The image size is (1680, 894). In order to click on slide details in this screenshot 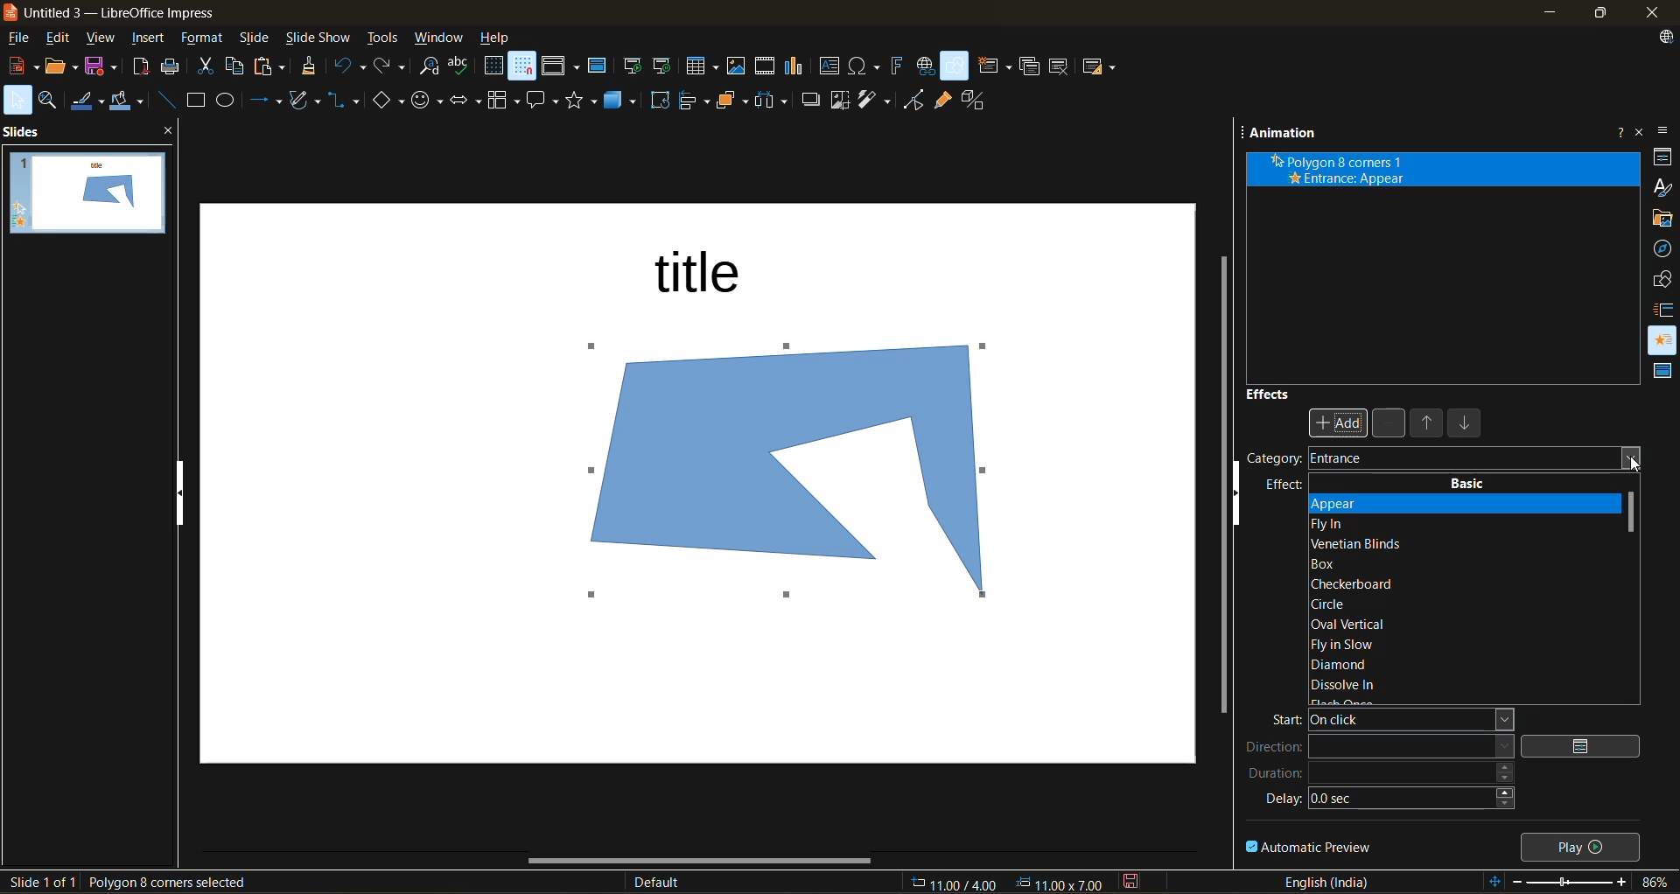, I will do `click(41, 883)`.